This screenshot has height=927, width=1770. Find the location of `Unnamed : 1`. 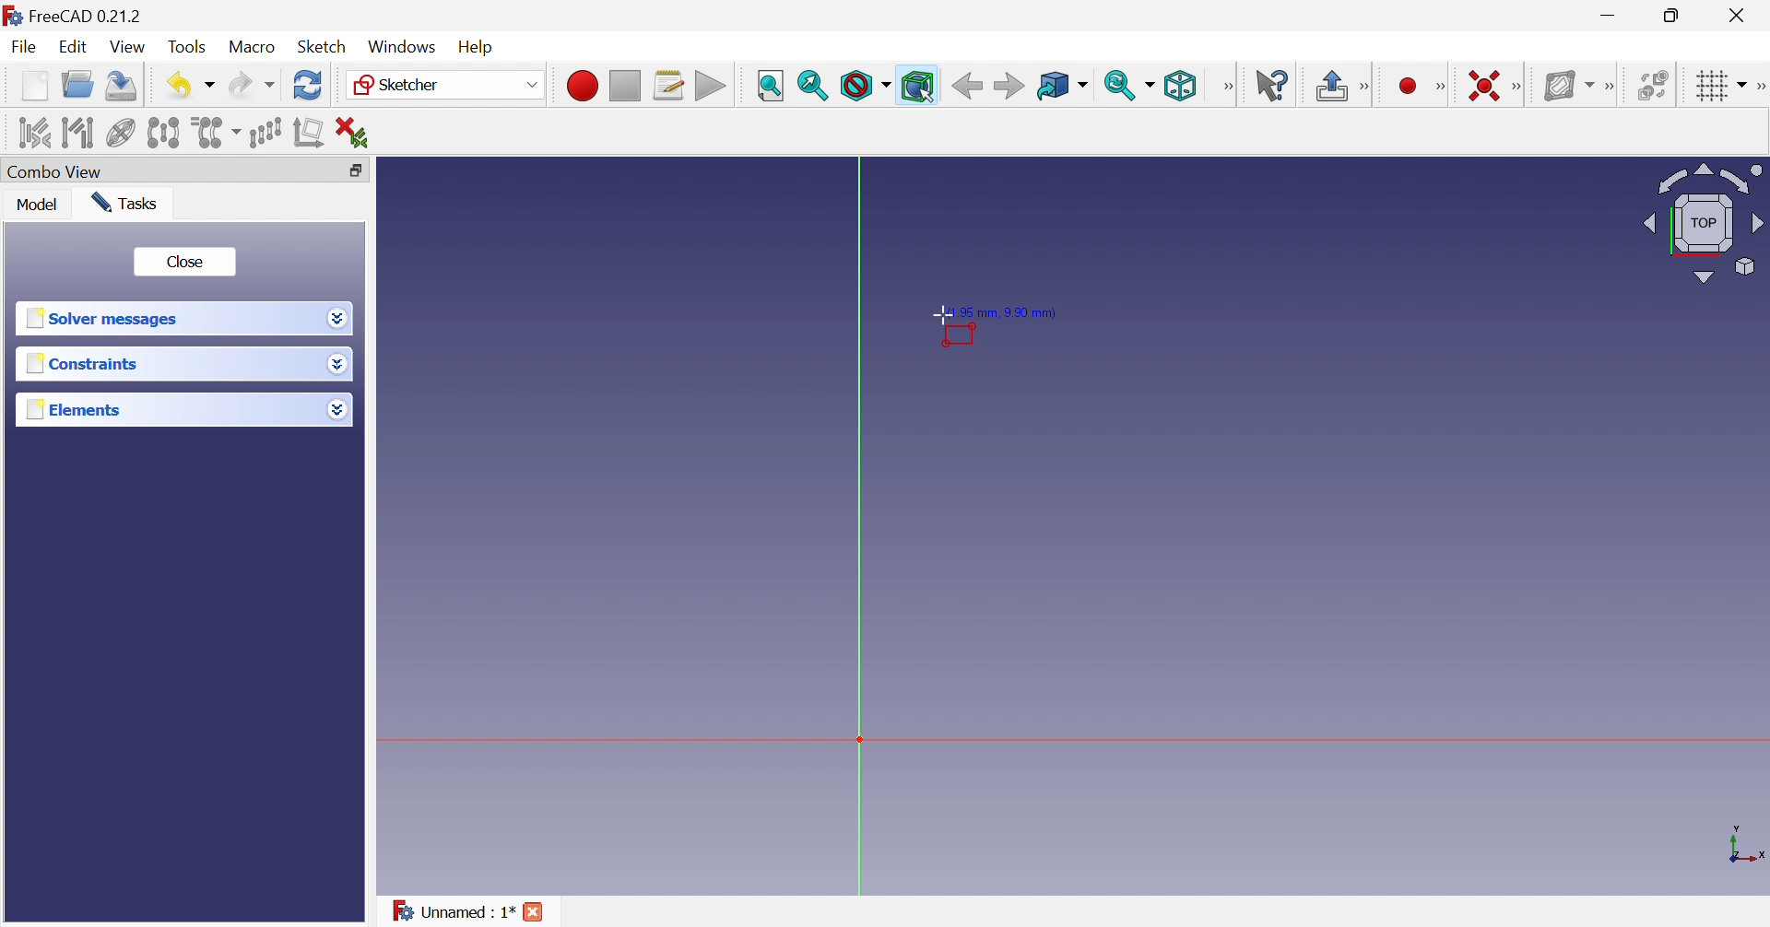

Unnamed : 1 is located at coordinates (453, 911).